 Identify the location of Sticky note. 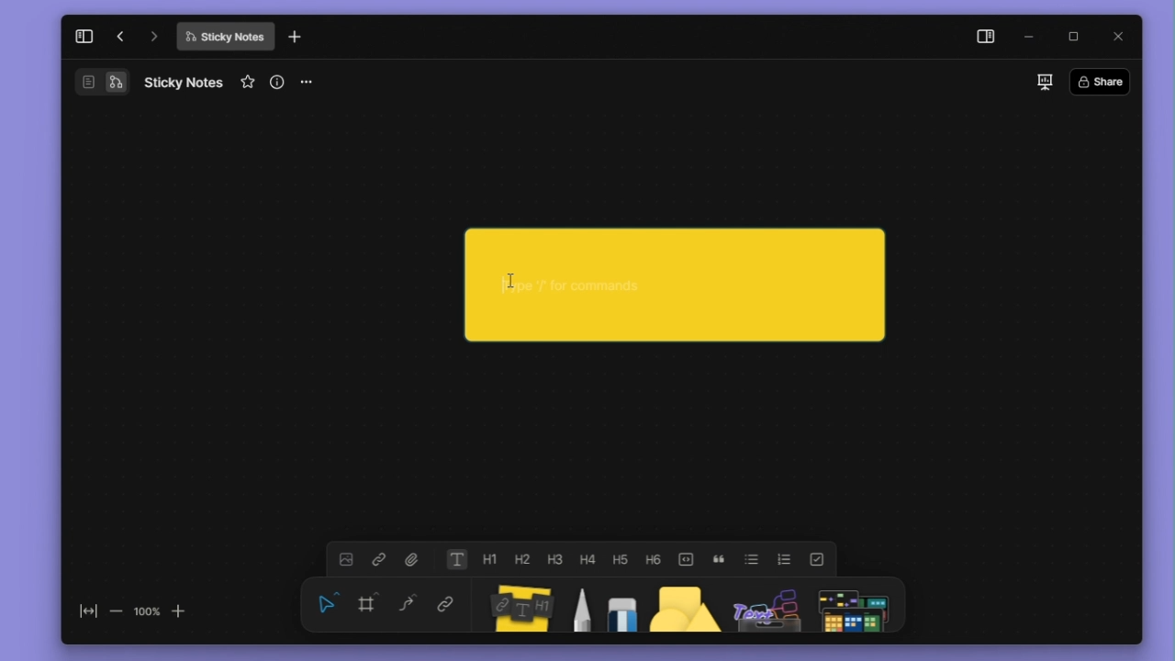
(666, 287).